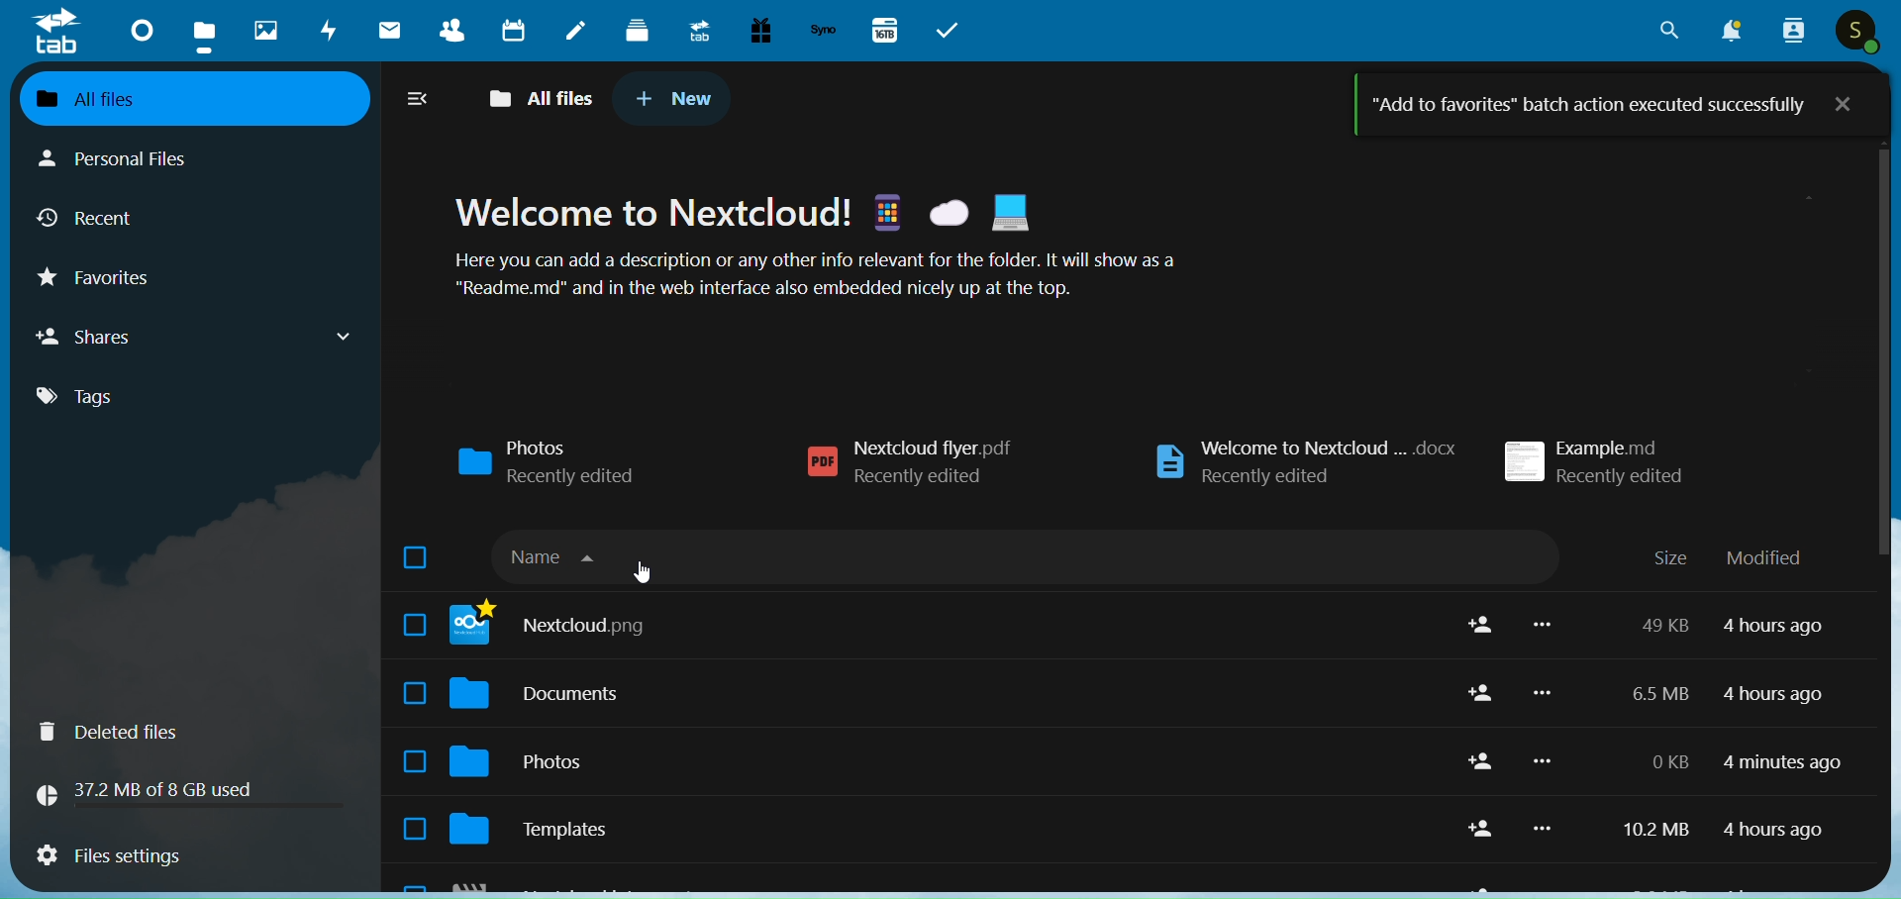  What do you see at coordinates (260, 32) in the screenshot?
I see `picture` at bounding box center [260, 32].